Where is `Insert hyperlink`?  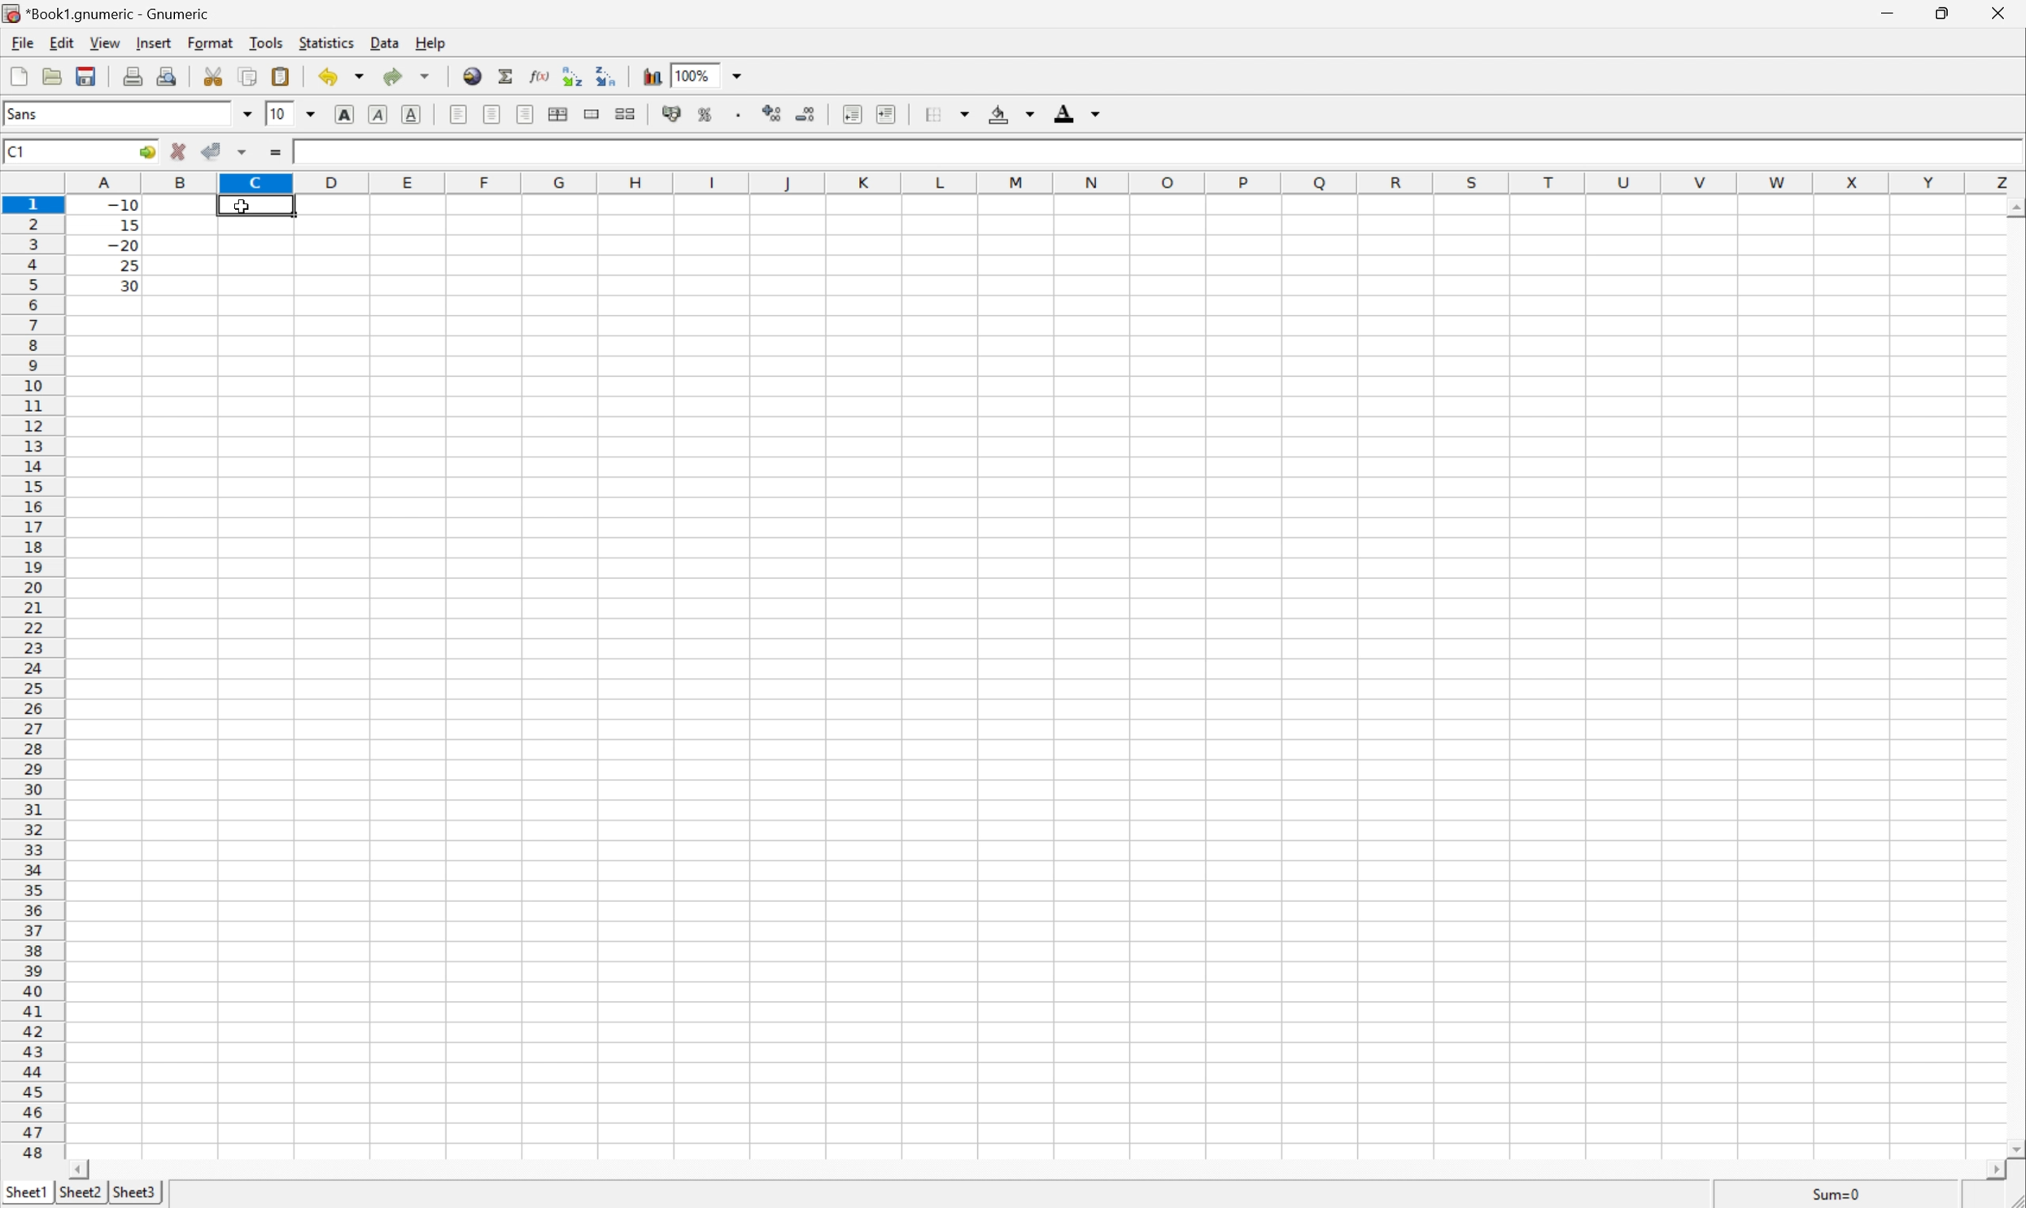
Insert hyperlink is located at coordinates (470, 74).